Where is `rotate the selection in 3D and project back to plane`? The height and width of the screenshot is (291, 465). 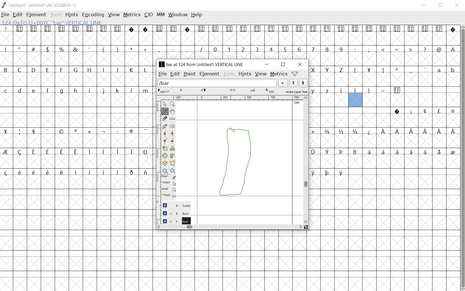 rotate the selection in 3D and project back to plane is located at coordinates (164, 163).